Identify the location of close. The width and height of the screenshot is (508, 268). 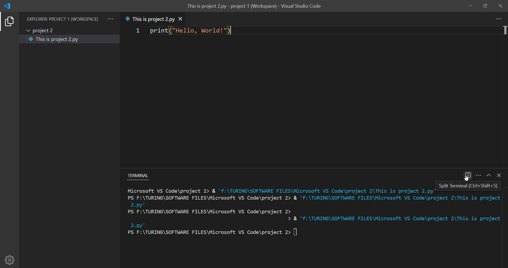
(501, 5).